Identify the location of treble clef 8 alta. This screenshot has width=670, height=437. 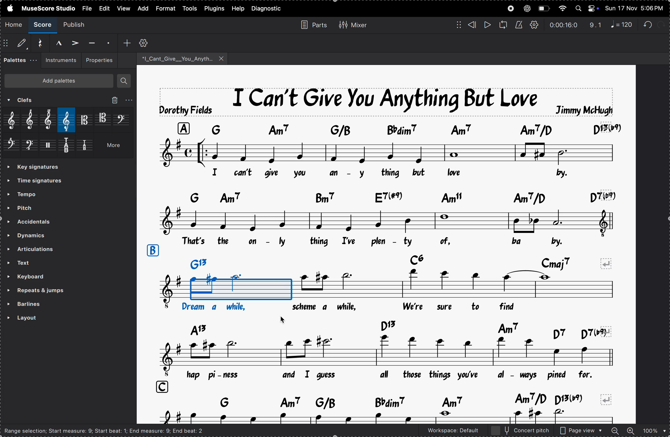
(32, 120).